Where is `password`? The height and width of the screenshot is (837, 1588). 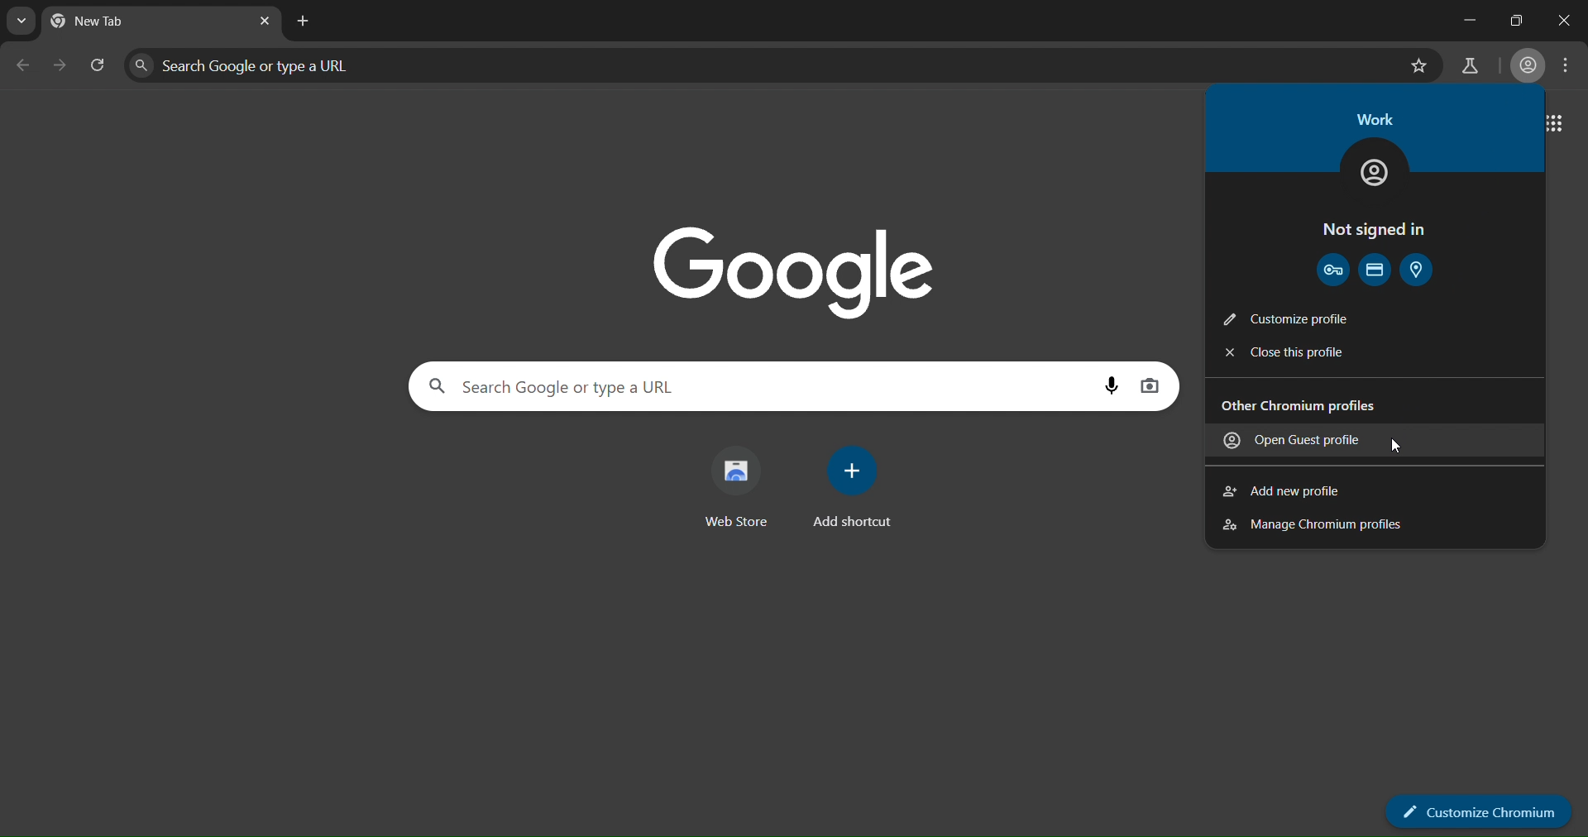 password is located at coordinates (1334, 270).